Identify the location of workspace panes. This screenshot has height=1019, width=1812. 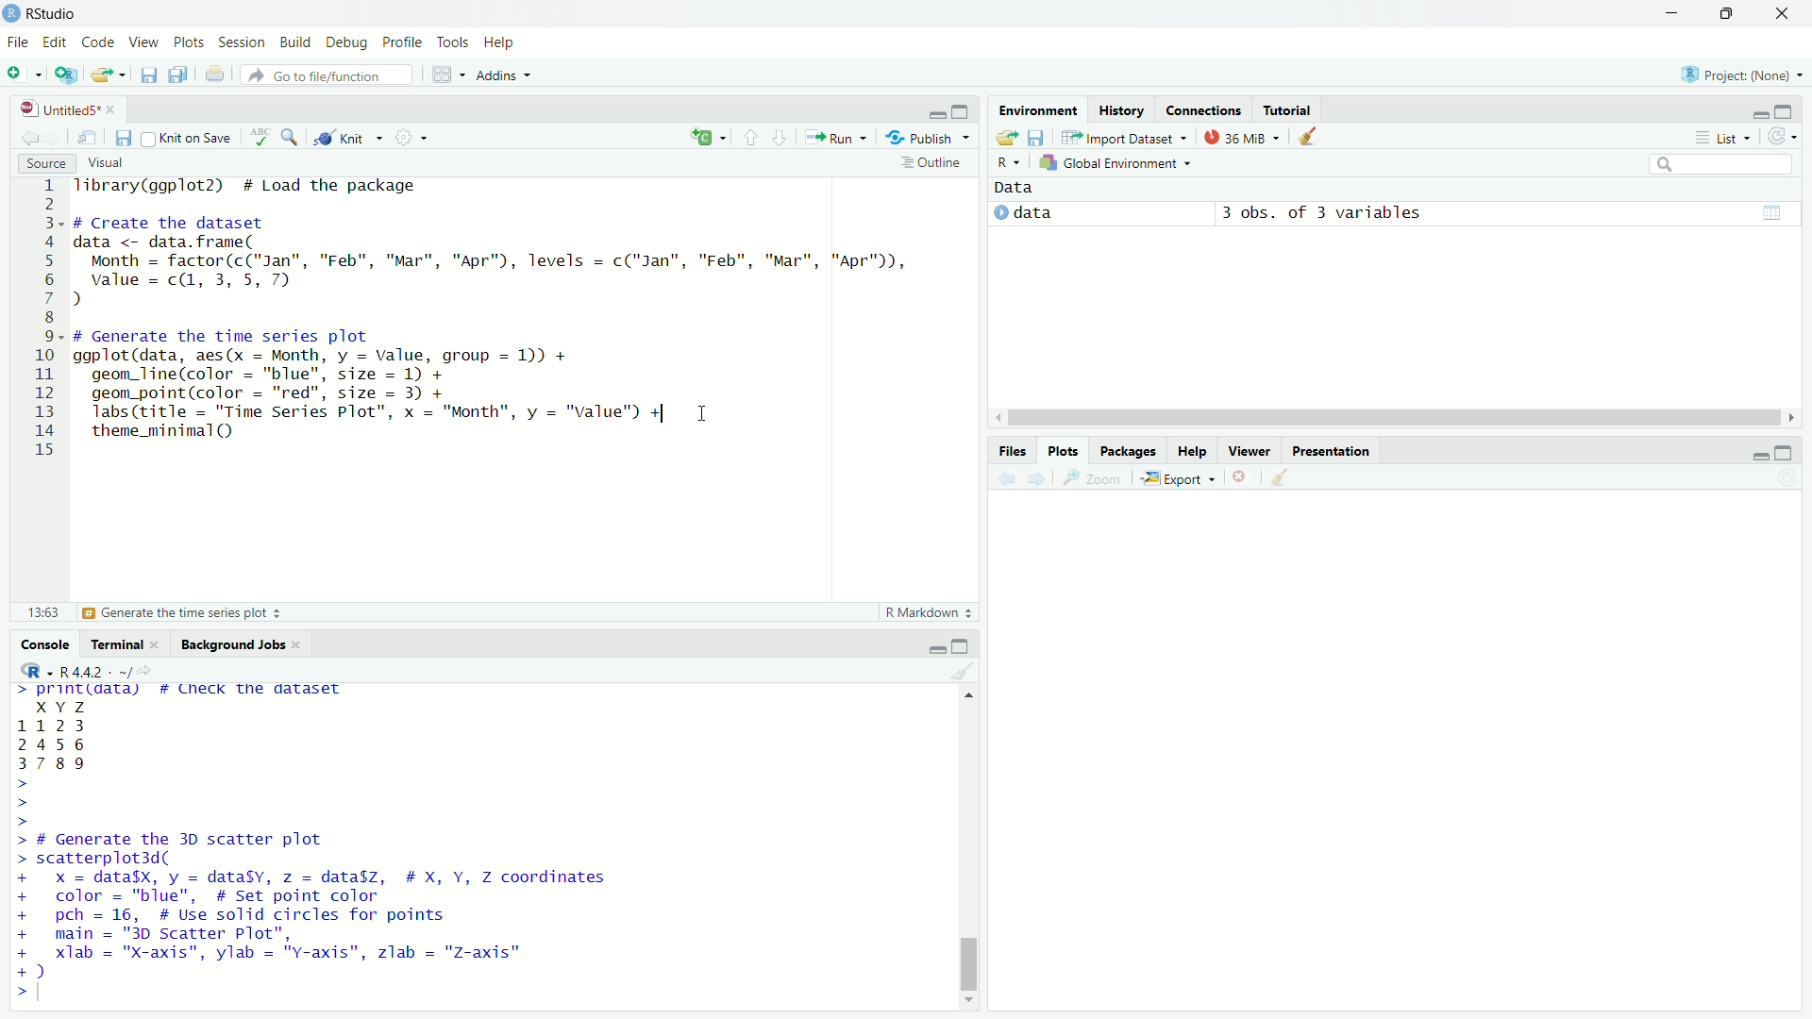
(446, 75).